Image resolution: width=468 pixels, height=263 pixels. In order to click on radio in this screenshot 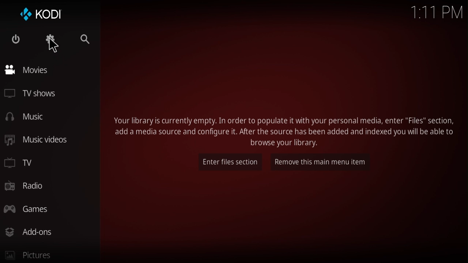, I will do `click(25, 187)`.